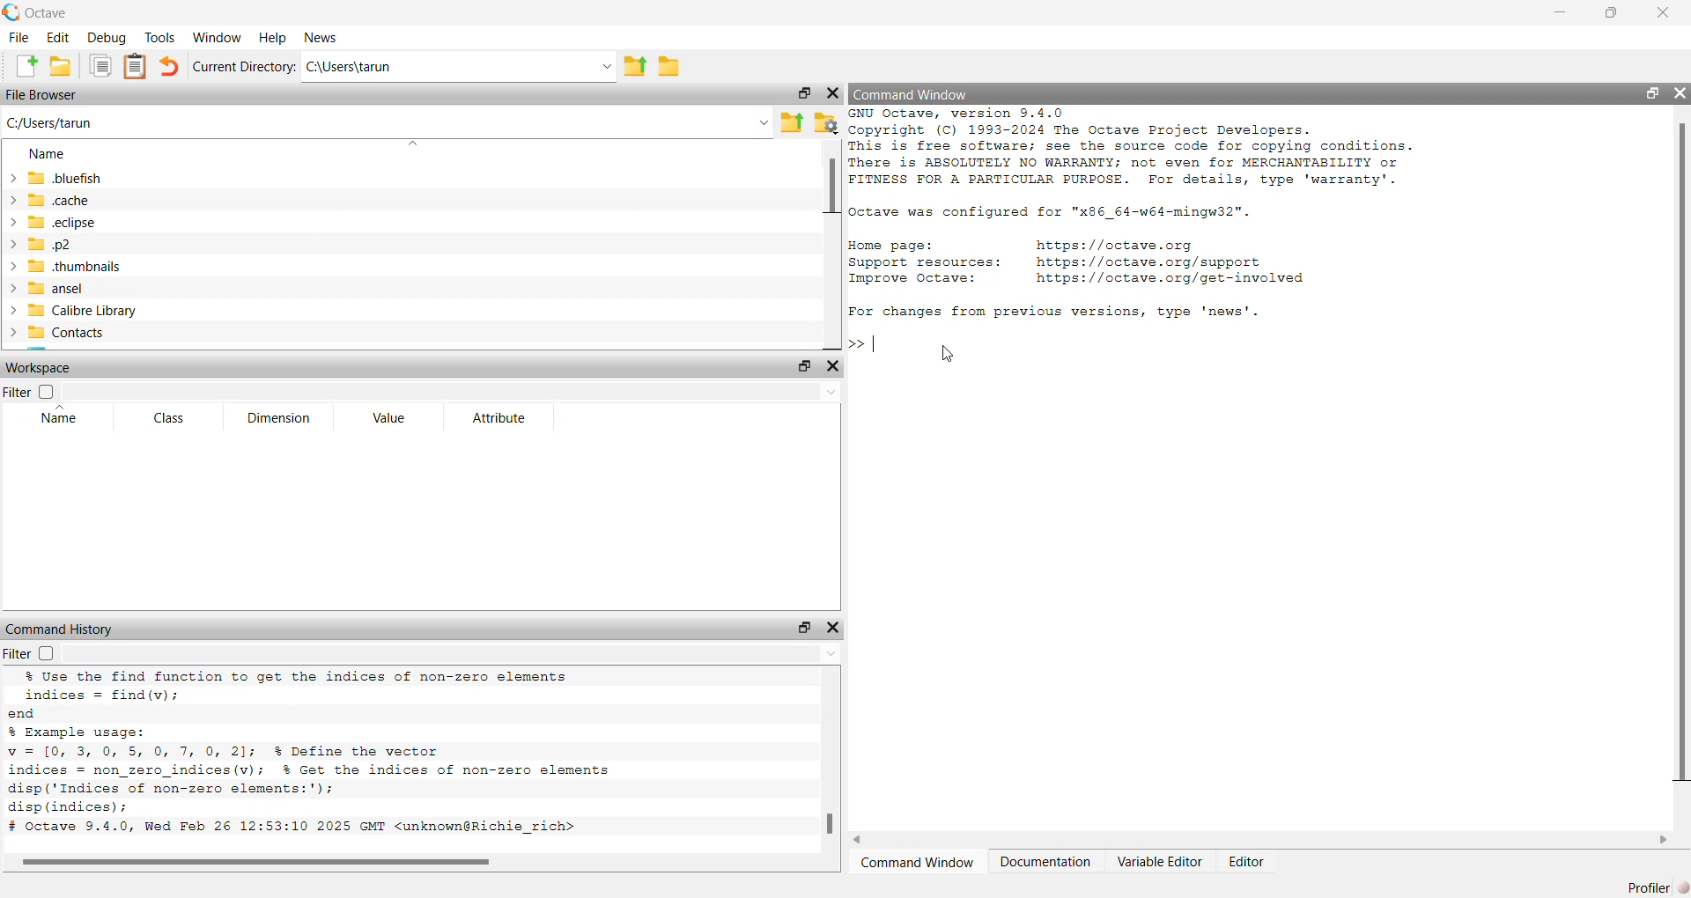 Image resolution: width=1691 pixels, height=898 pixels. Describe the element at coordinates (1644, 887) in the screenshot. I see `profiler` at that location.